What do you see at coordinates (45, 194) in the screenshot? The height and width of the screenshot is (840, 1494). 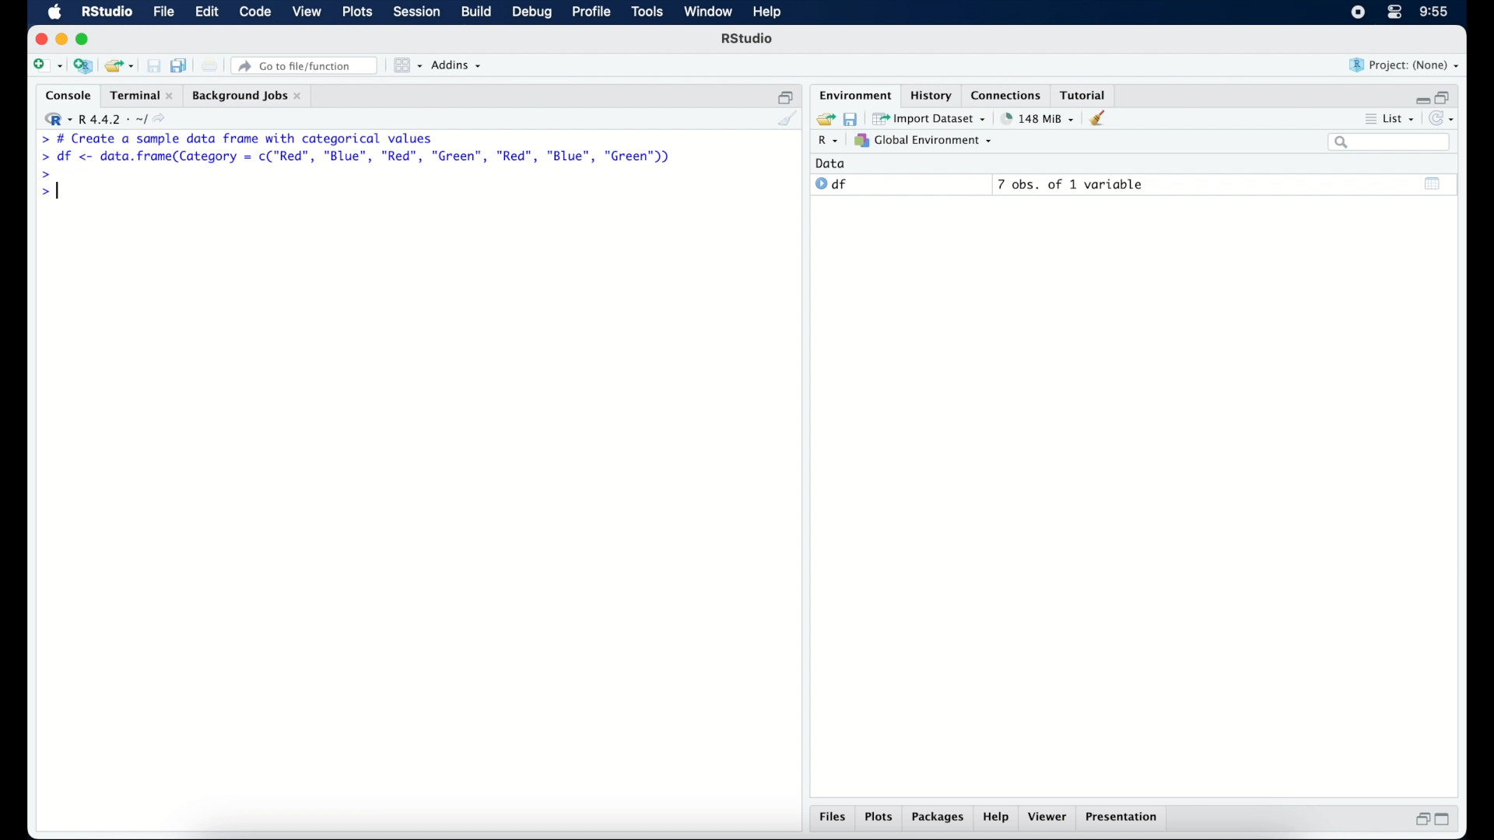 I see `command prompt` at bounding box center [45, 194].